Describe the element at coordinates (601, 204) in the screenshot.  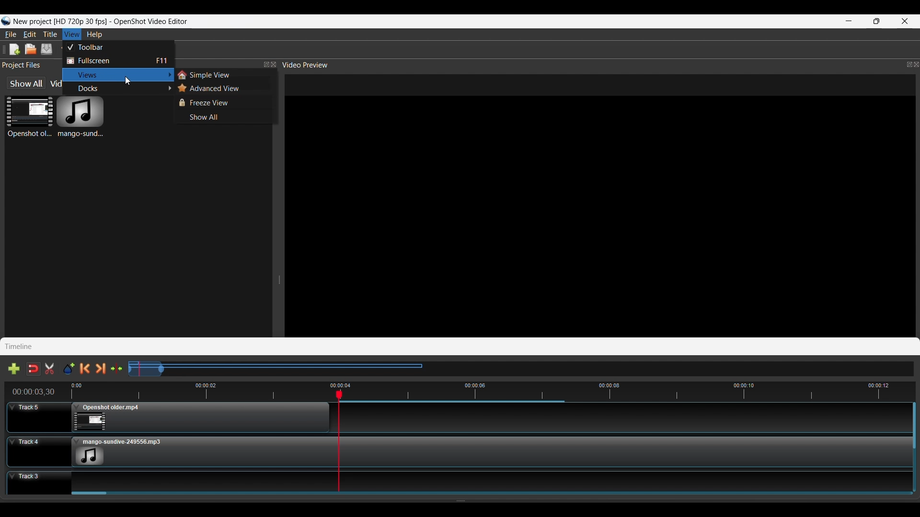
I see `File Preview` at that location.